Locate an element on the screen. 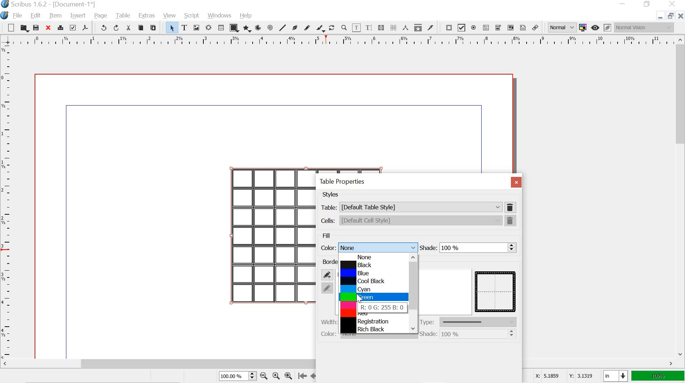  redo is located at coordinates (116, 27).